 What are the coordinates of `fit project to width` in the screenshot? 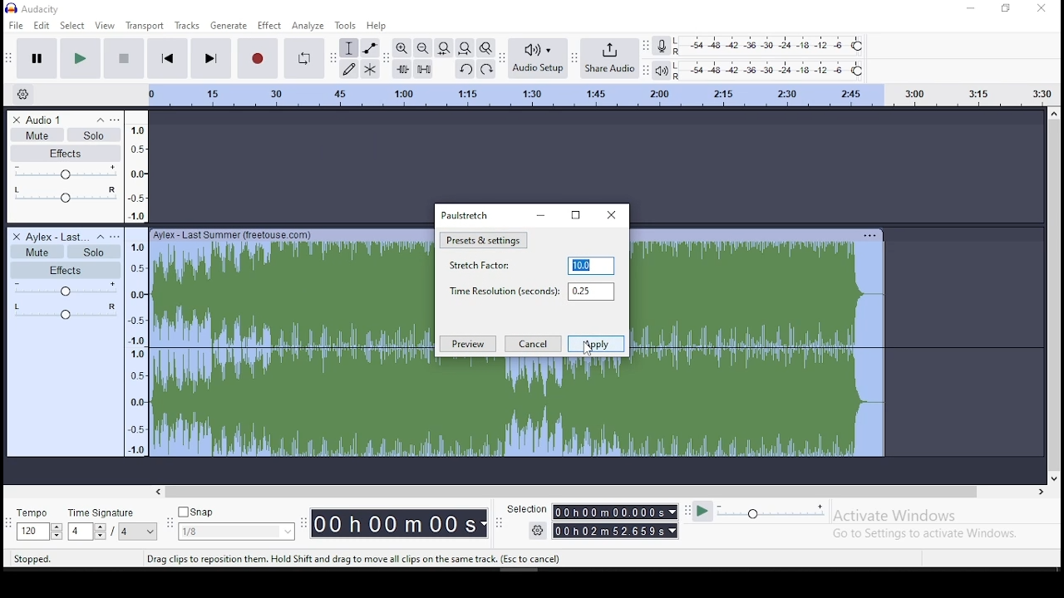 It's located at (465, 47).